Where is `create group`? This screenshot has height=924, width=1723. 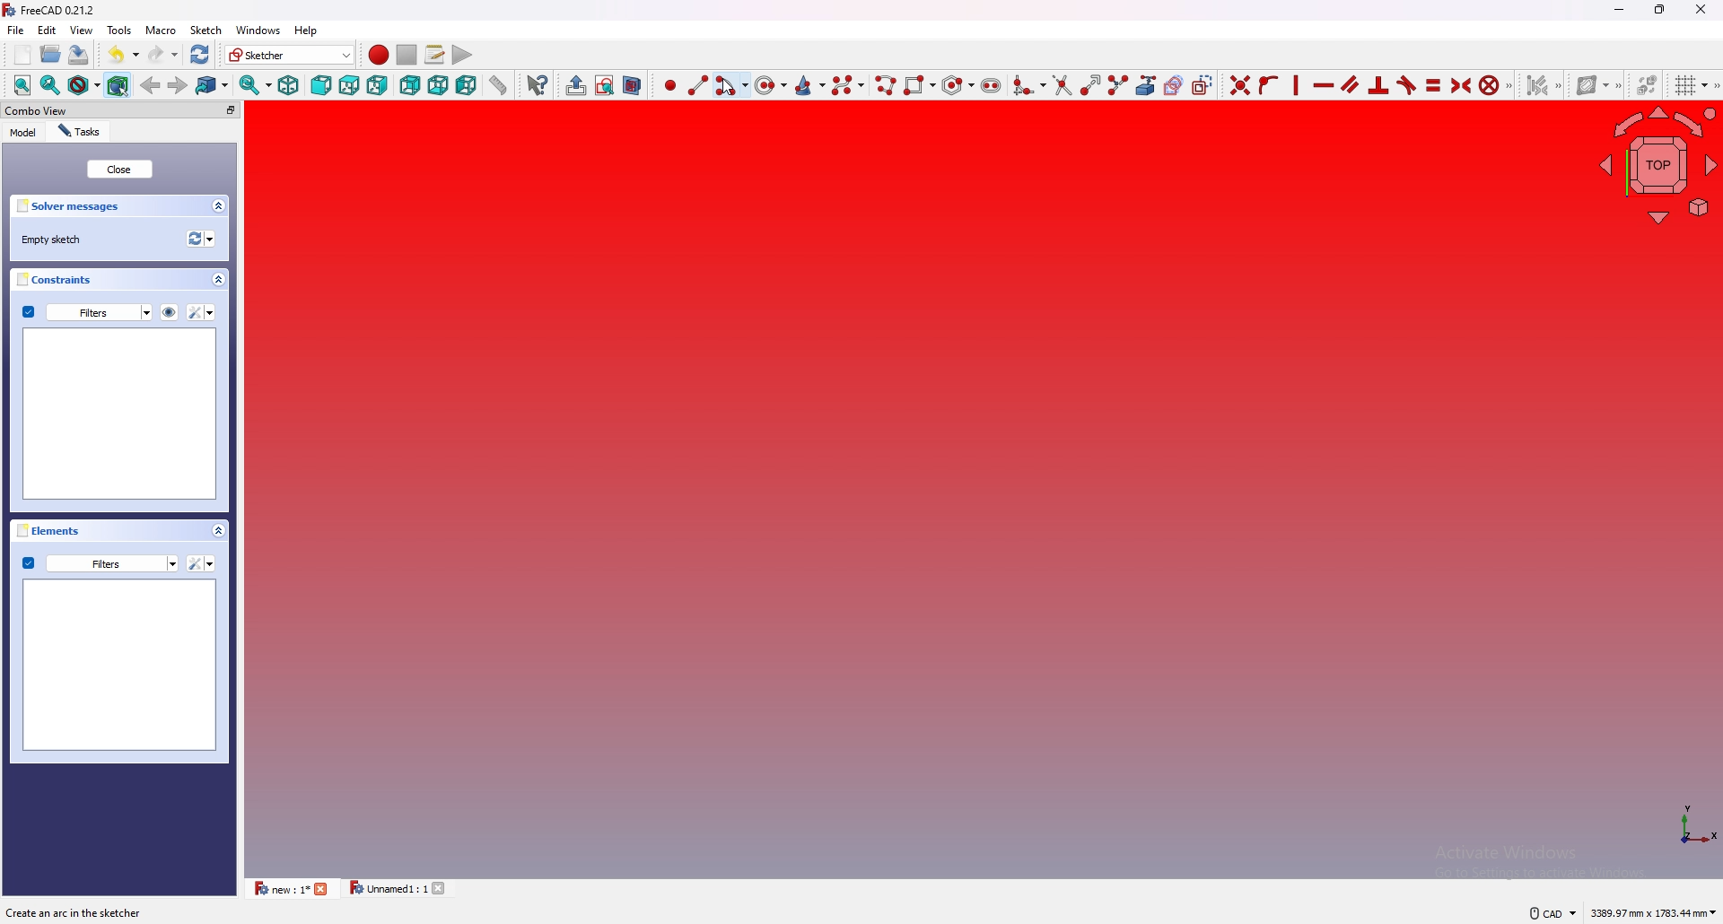
create group is located at coordinates (576, 85).